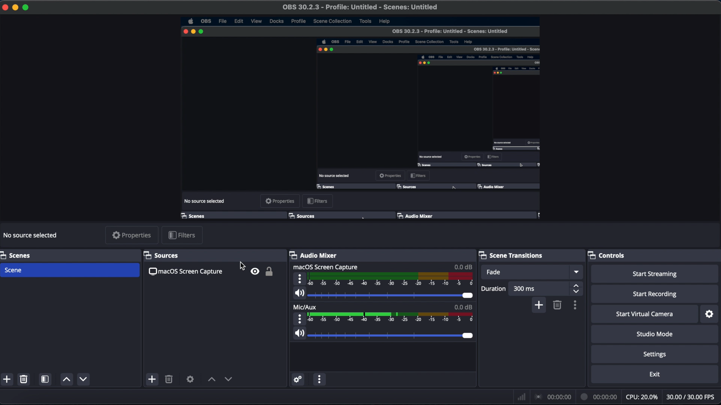 The image size is (721, 405). What do you see at coordinates (463, 306) in the screenshot?
I see `0.0dB` at bounding box center [463, 306].